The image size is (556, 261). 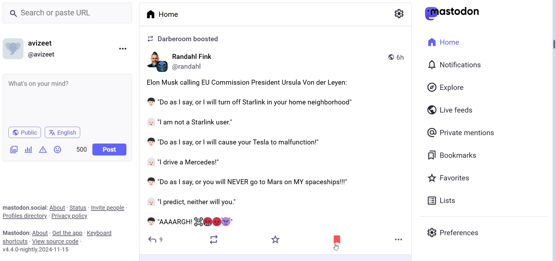 I want to click on Public, so click(x=25, y=132).